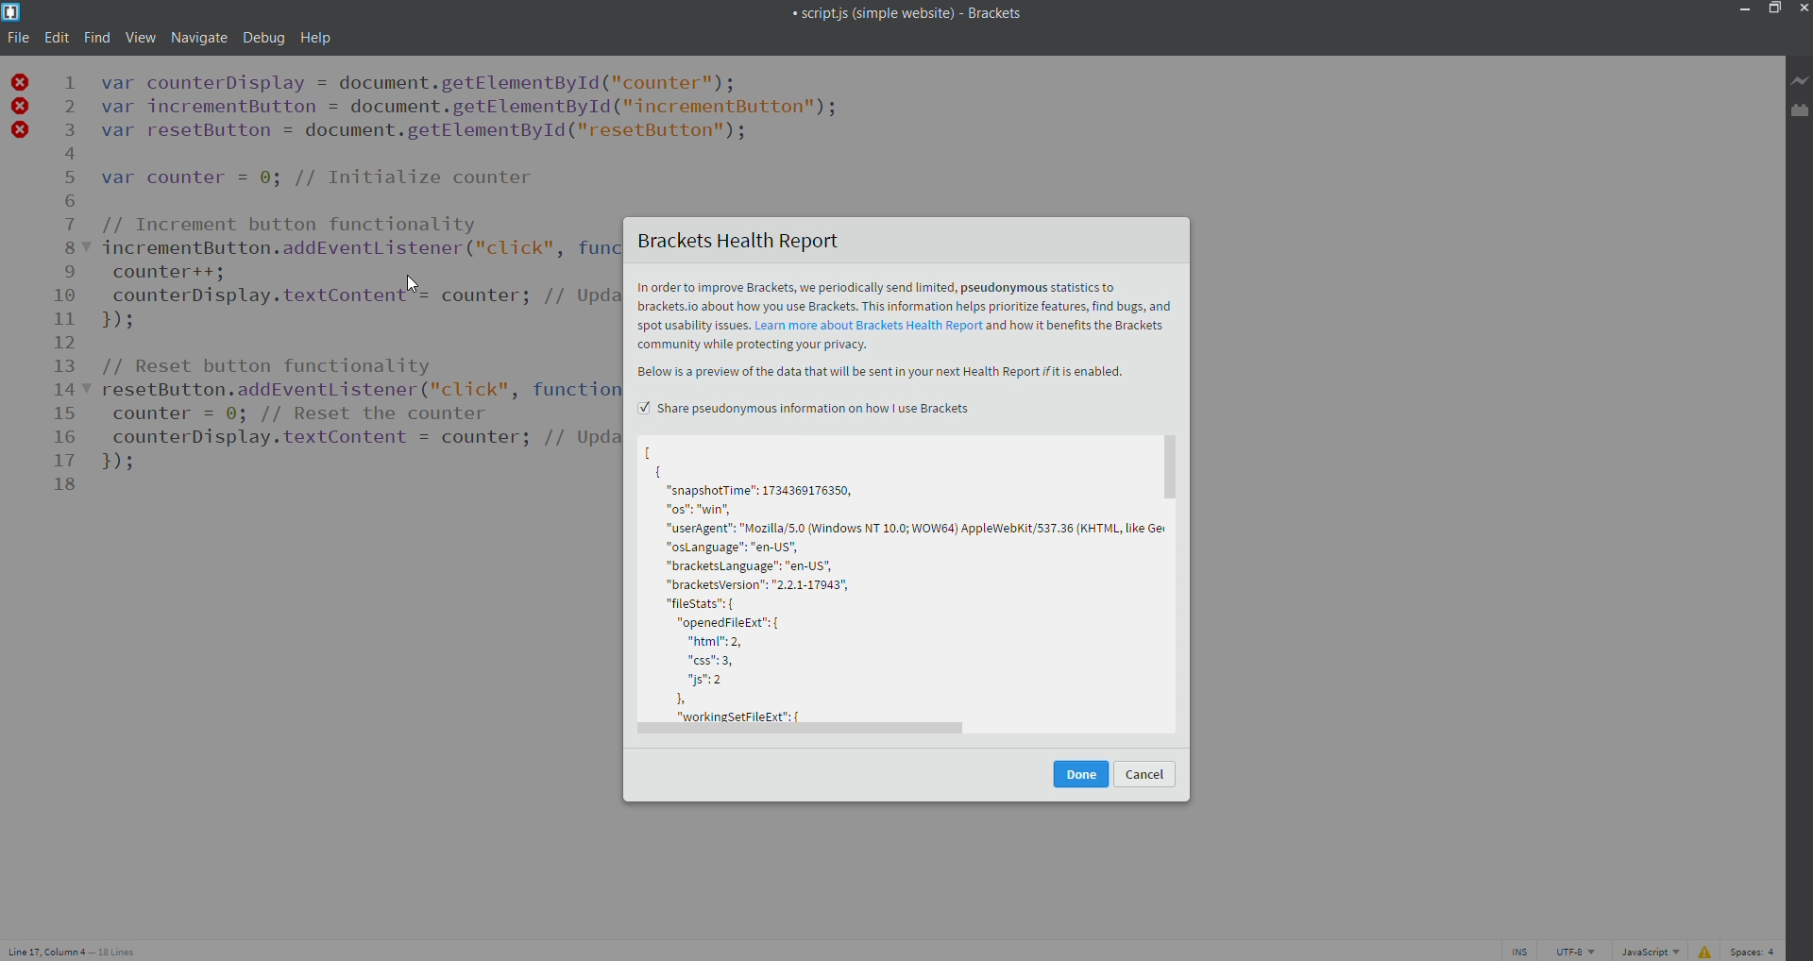 This screenshot has width=1813, height=961. Describe the element at coordinates (357, 259) in the screenshot. I see `text editor having code to display and interact with a counter on a webpage` at that location.